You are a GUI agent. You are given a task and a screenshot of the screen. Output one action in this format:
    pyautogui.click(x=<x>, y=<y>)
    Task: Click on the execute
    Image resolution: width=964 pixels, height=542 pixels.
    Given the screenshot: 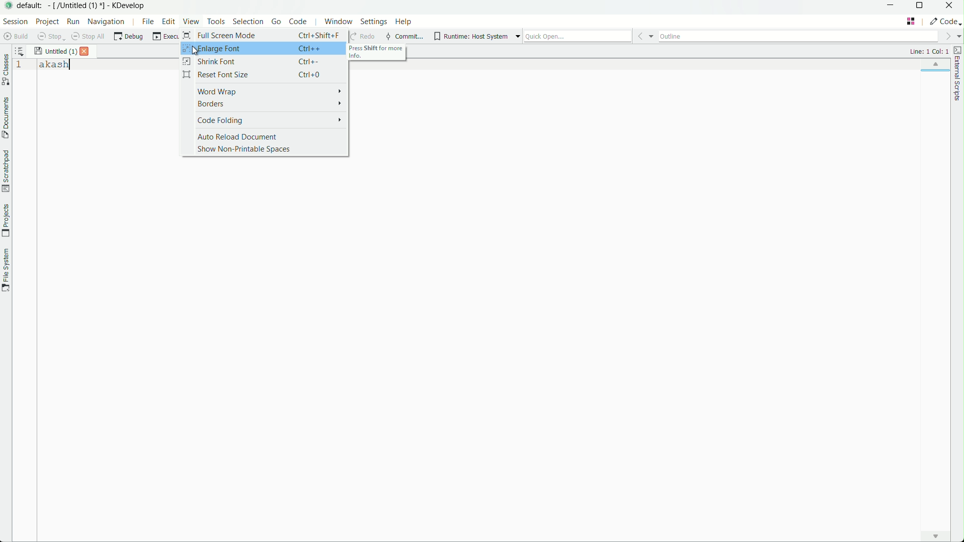 What is the action you would take?
    pyautogui.click(x=165, y=38)
    